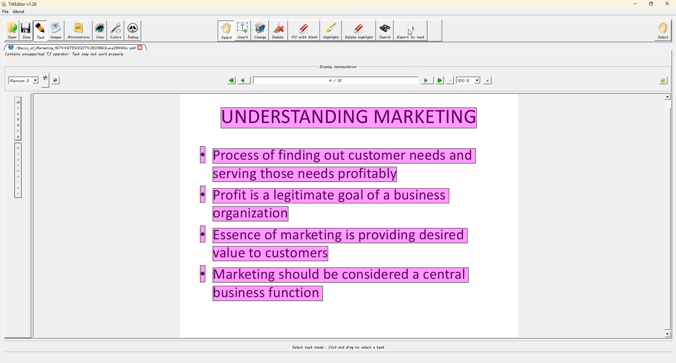  I want to click on revision, so click(23, 80).